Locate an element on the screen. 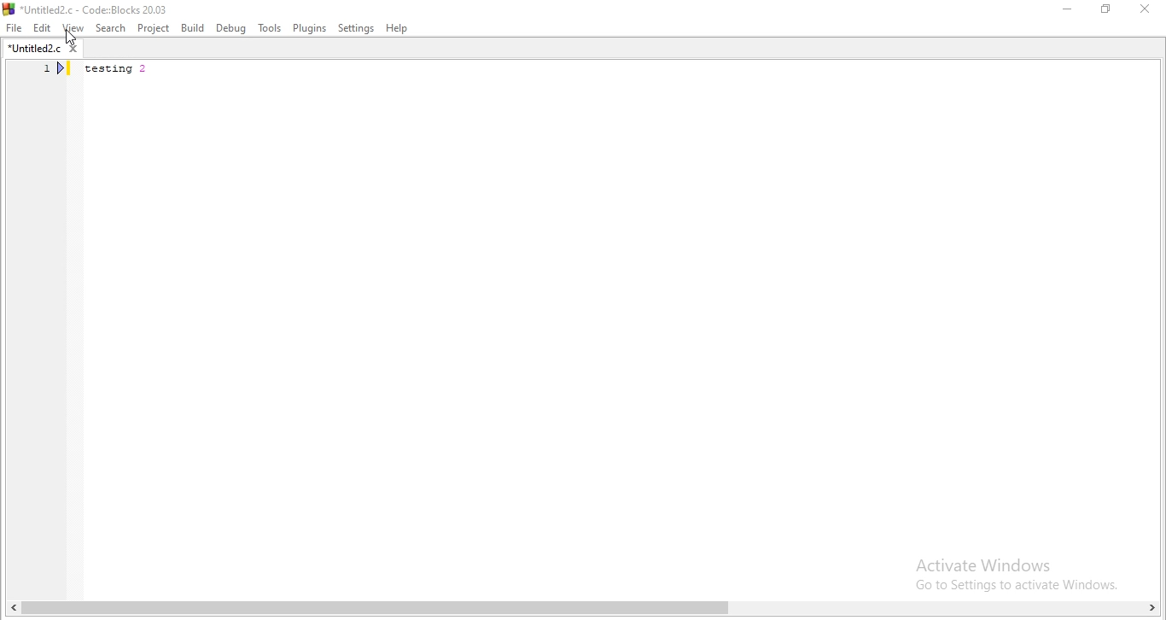  Edit  is located at coordinates (39, 28).